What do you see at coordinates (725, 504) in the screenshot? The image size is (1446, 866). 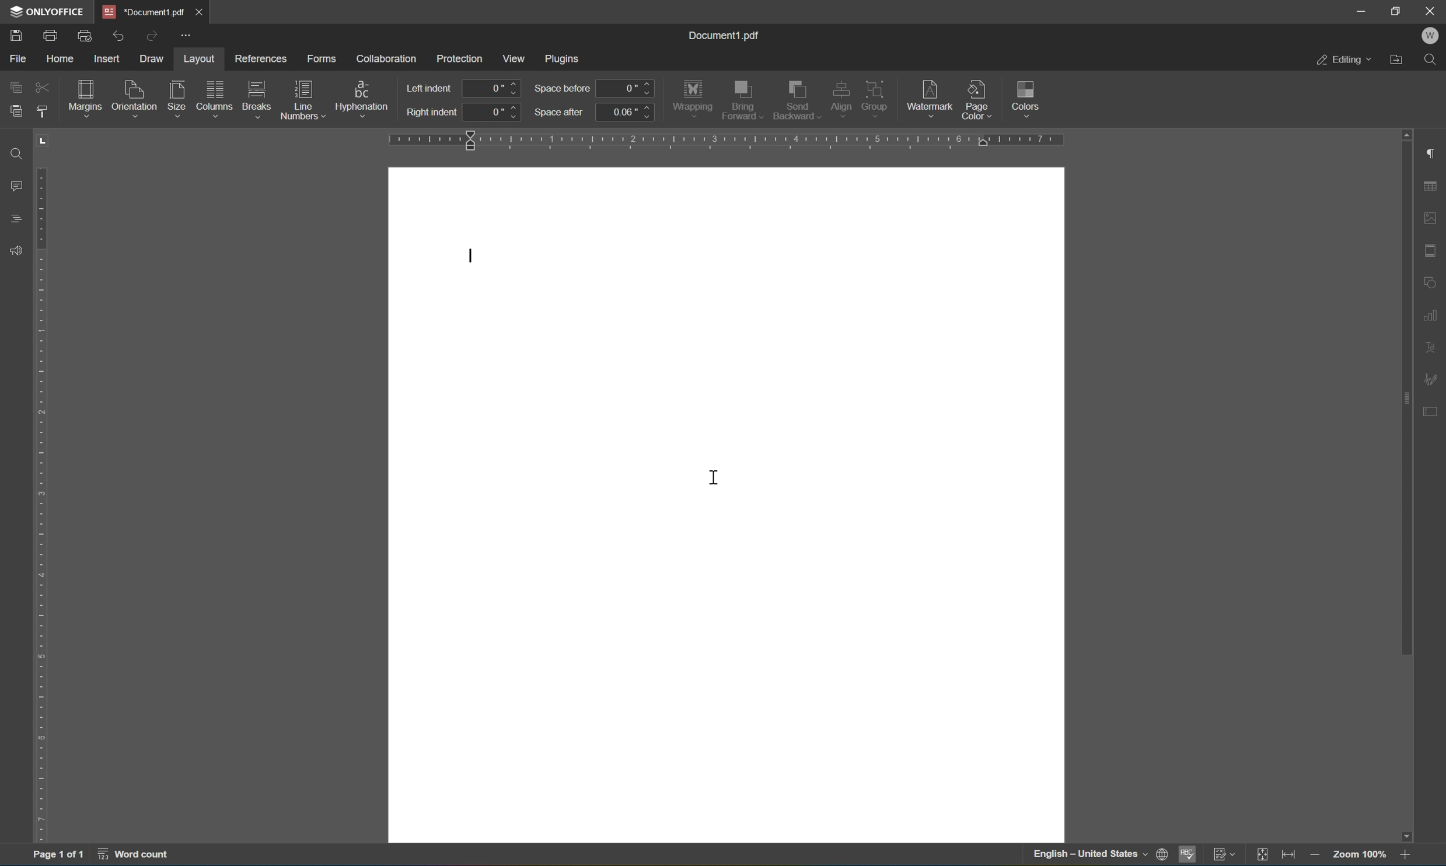 I see `Page` at bounding box center [725, 504].